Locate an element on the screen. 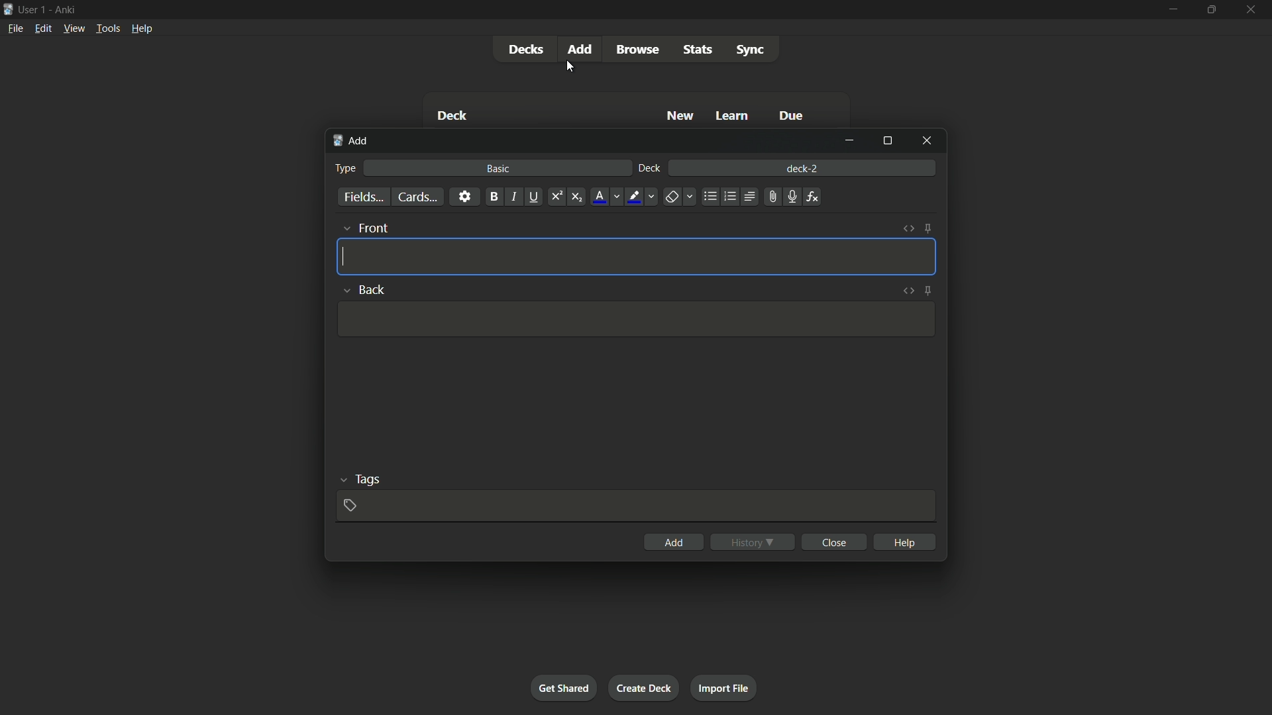 The image size is (1272, 715). alignment is located at coordinates (751, 196).